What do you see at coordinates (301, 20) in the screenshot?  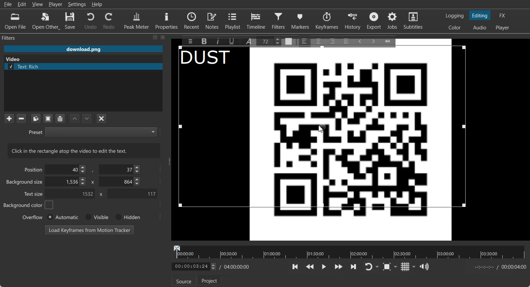 I see `Markers` at bounding box center [301, 20].